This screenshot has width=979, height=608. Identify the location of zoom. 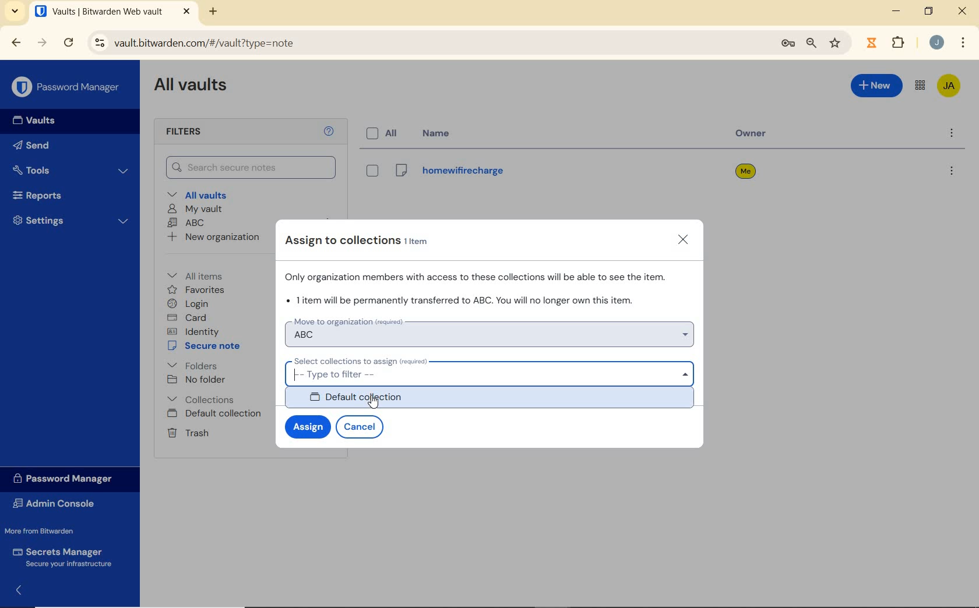
(812, 44).